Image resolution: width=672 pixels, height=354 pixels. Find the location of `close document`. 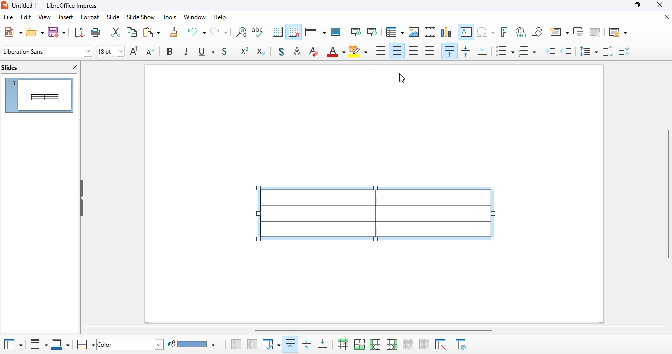

close document is located at coordinates (667, 17).